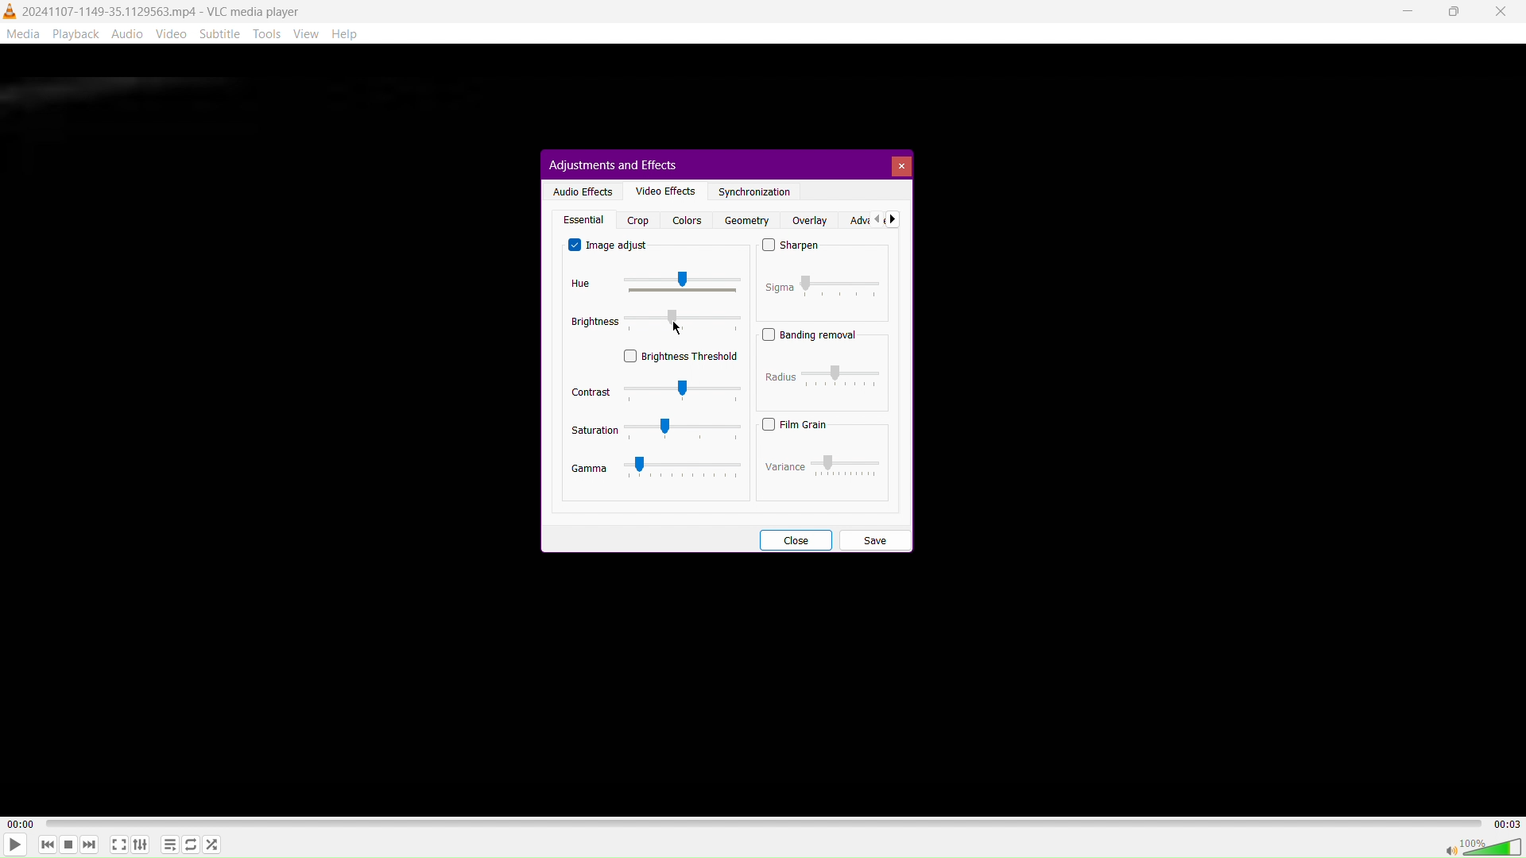  I want to click on Toggle playlist, so click(168, 843).